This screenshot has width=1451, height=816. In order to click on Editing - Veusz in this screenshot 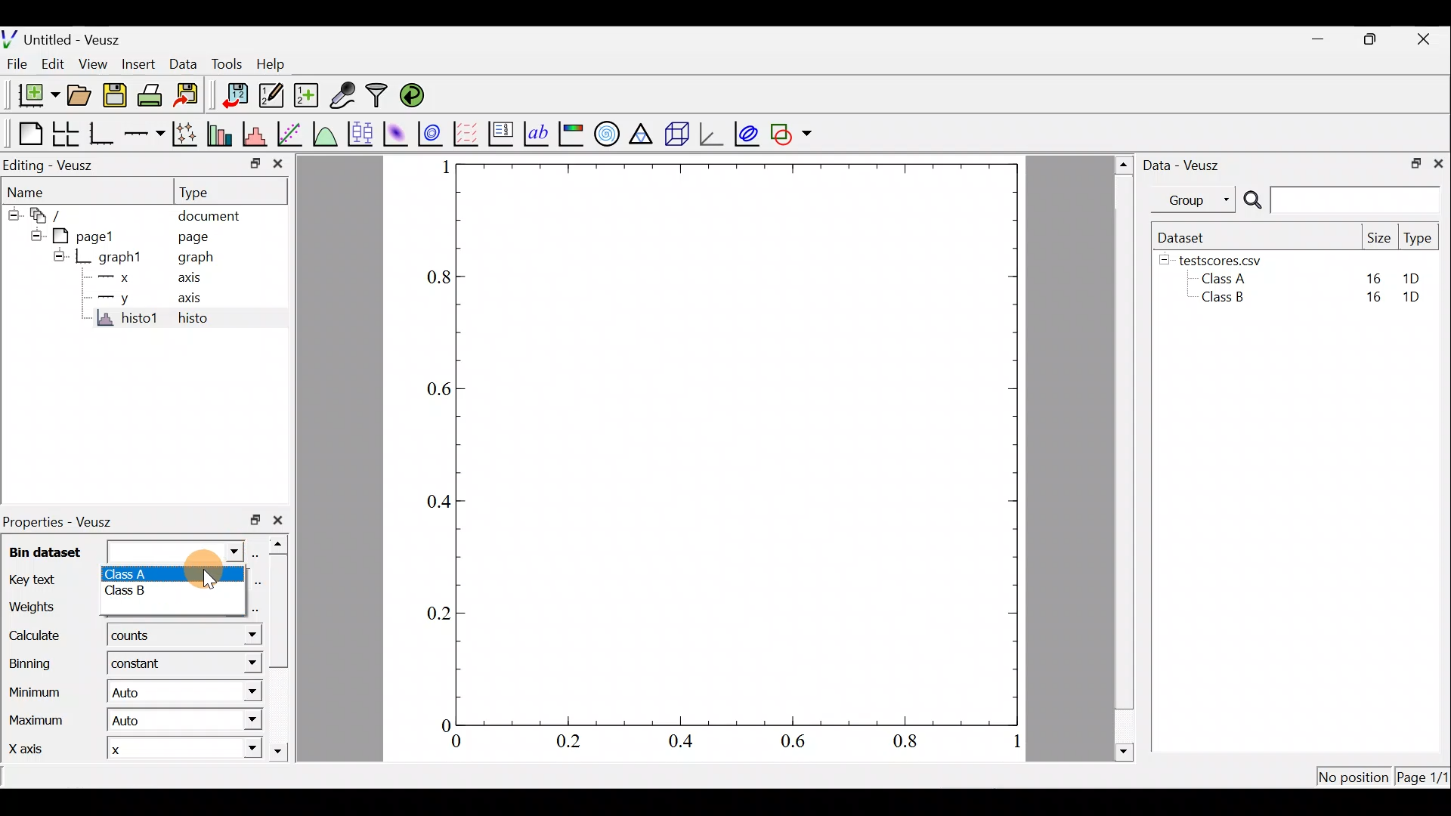, I will do `click(56, 165)`.